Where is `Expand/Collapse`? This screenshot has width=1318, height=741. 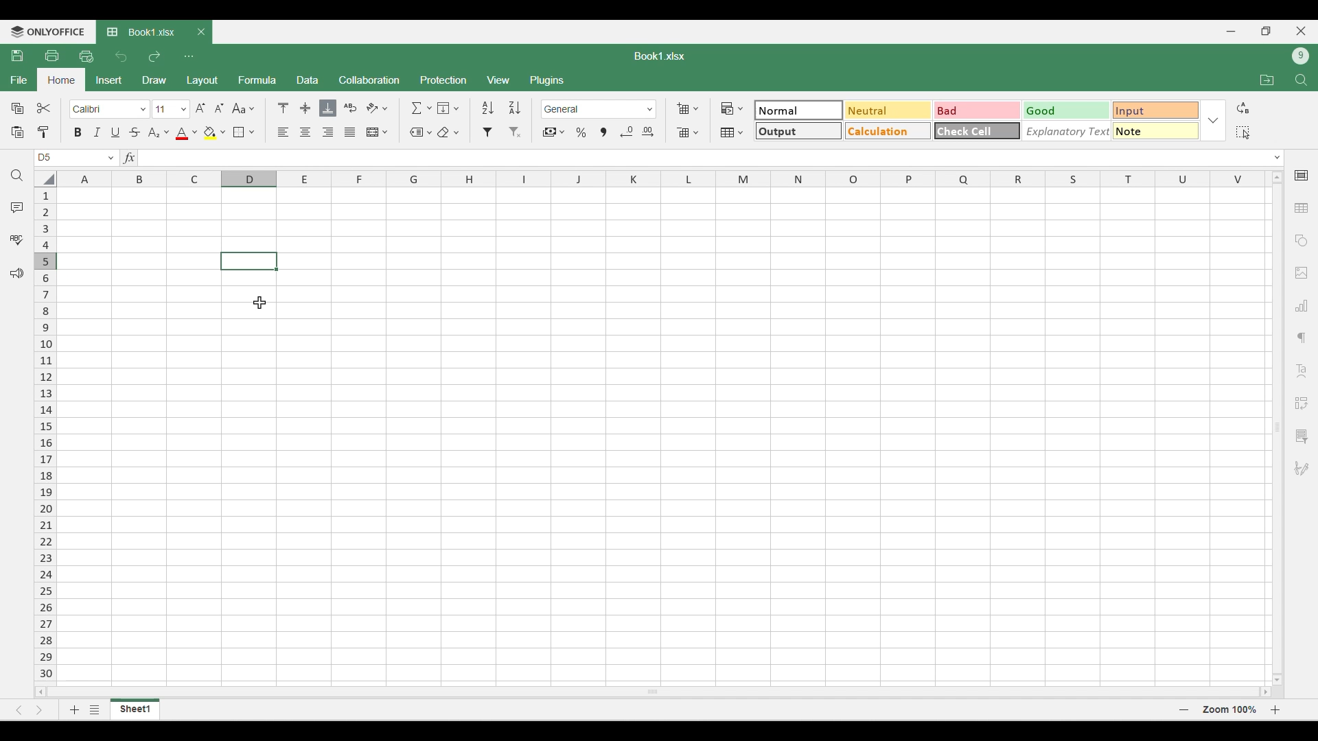
Expand/Collapse is located at coordinates (1213, 121).